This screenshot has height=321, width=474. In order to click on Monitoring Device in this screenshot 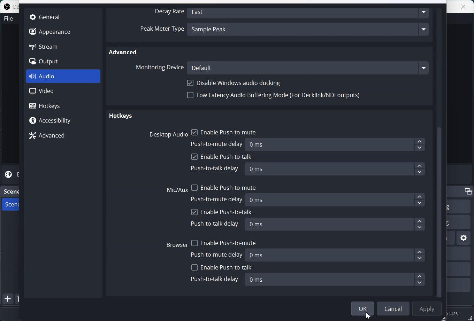, I will do `click(159, 67)`.